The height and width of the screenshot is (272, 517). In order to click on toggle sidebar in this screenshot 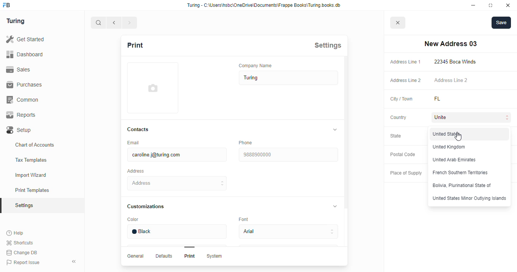, I will do `click(75, 261)`.